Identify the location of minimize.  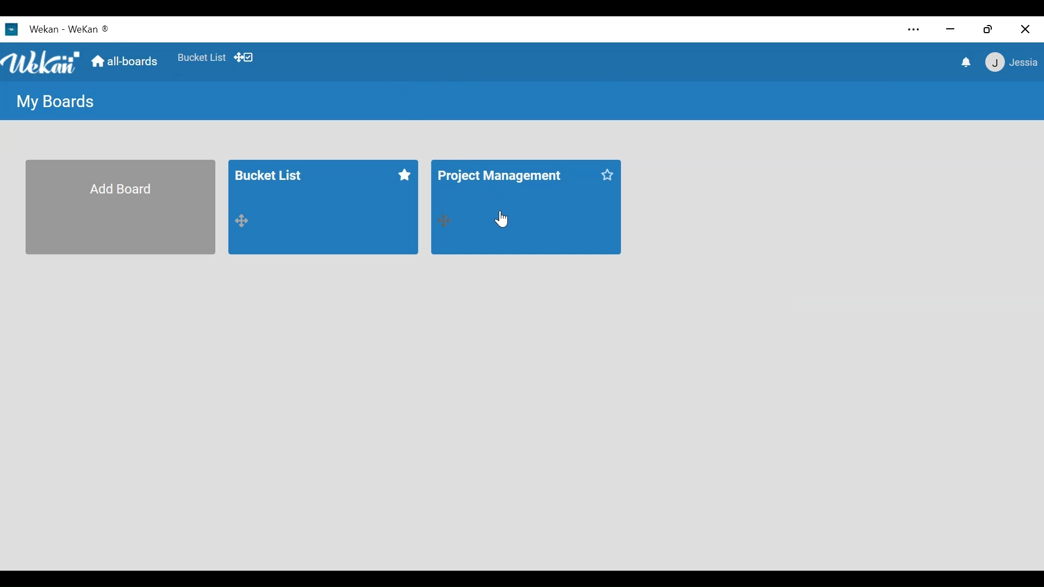
(950, 30).